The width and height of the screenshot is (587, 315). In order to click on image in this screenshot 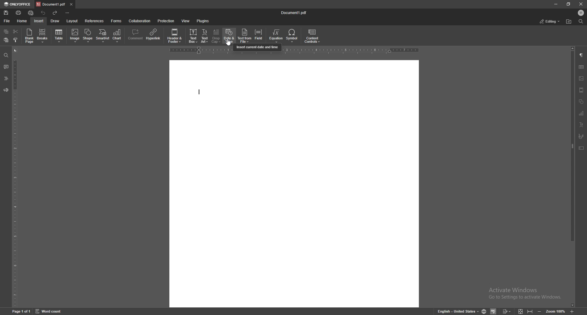, I will do `click(74, 36)`.